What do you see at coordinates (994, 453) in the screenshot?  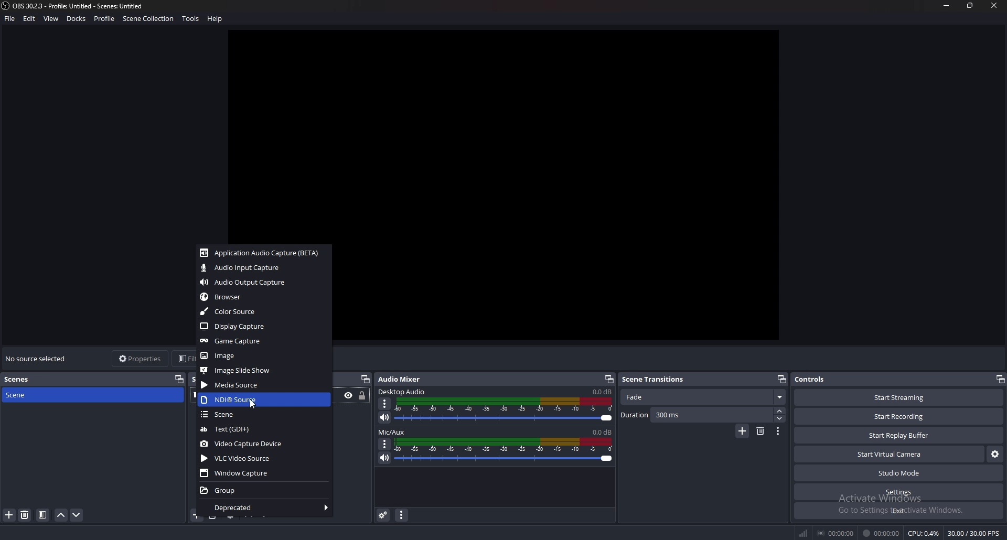 I see `Configure virtual camera` at bounding box center [994, 453].